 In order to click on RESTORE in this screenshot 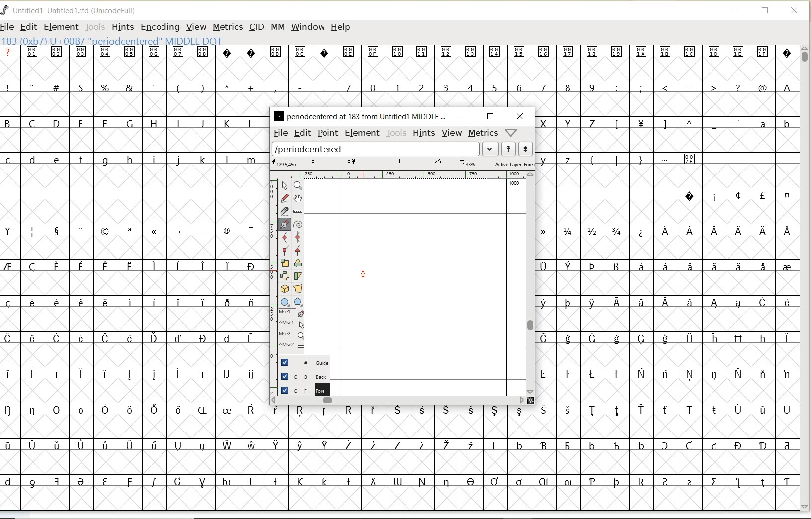, I will do `click(765, 12)`.